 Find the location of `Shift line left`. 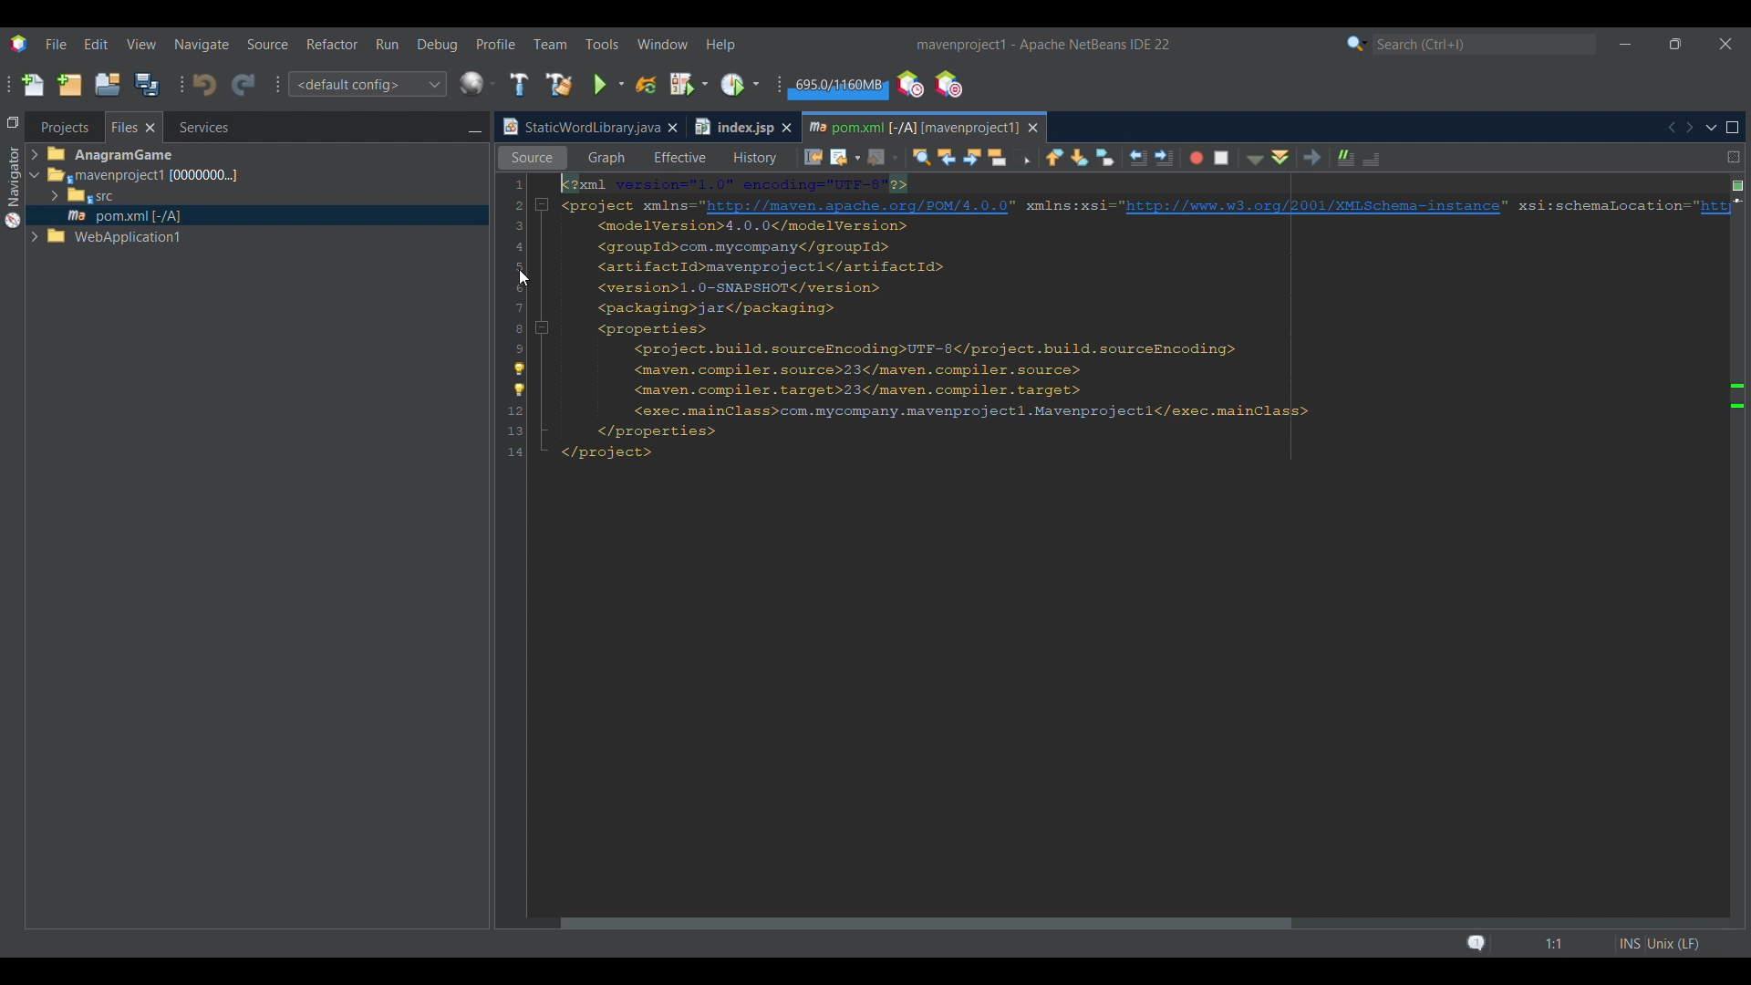

Shift line left is located at coordinates (1135, 159).